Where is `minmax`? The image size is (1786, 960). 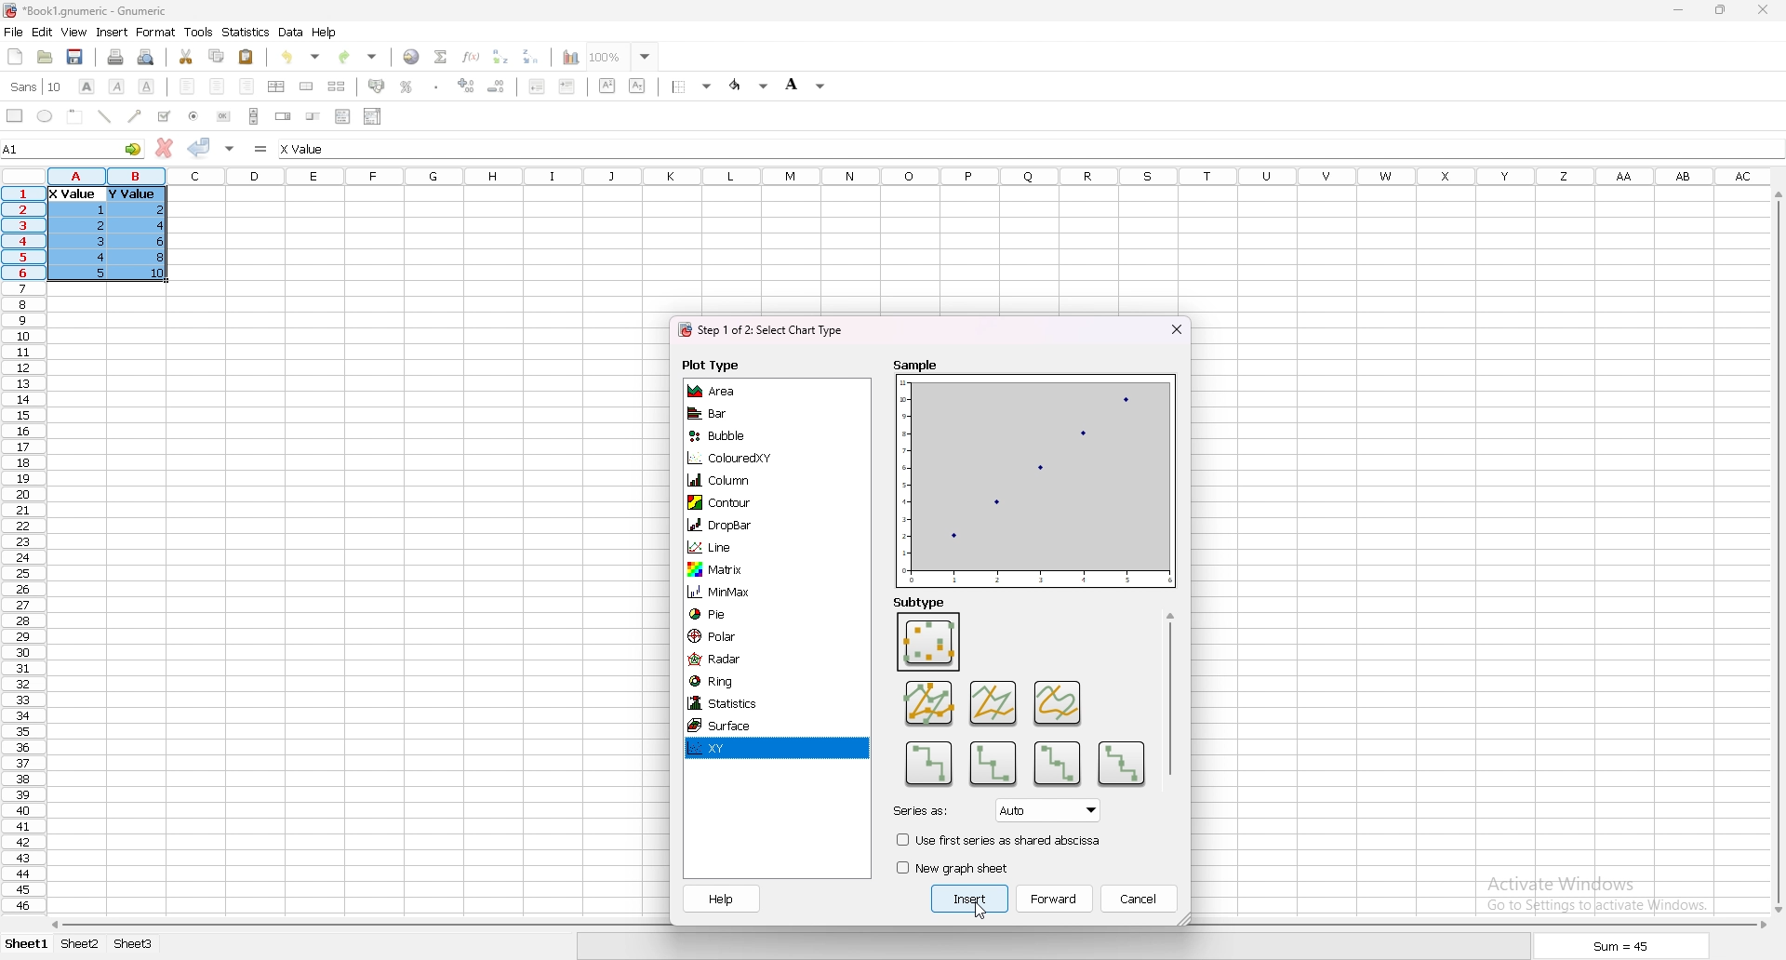 minmax is located at coordinates (743, 593).